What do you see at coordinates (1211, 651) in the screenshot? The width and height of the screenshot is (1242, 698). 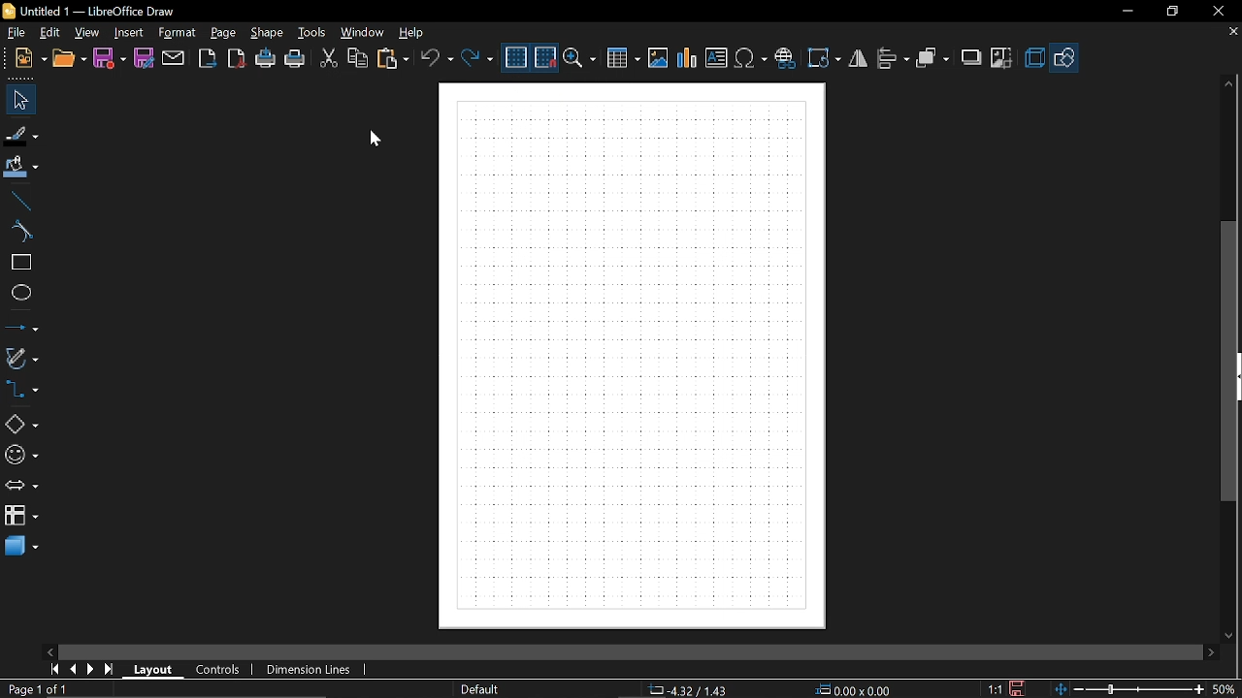 I see `move right` at bounding box center [1211, 651].